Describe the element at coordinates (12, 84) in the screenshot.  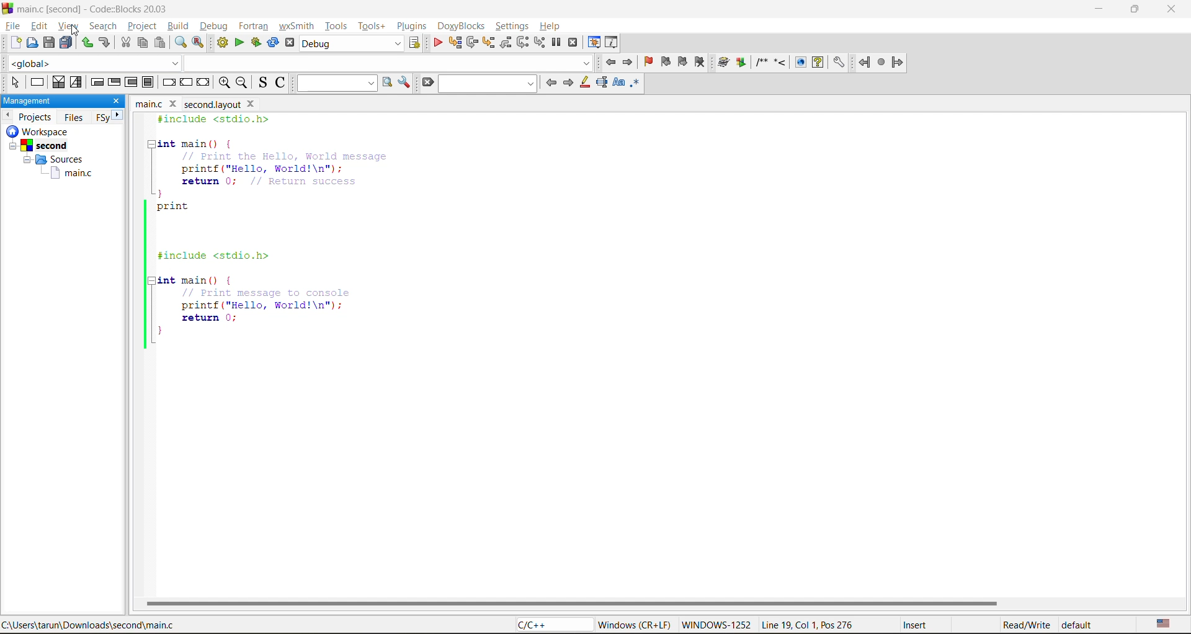
I see `select` at that location.